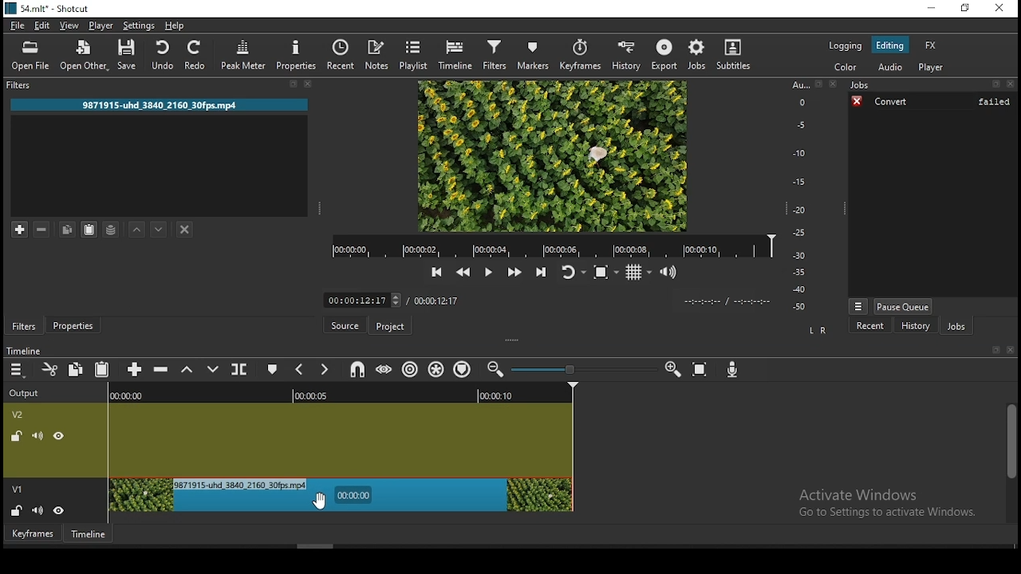 The width and height of the screenshot is (1021, 574). What do you see at coordinates (928, 8) in the screenshot?
I see `minimize` at bounding box center [928, 8].